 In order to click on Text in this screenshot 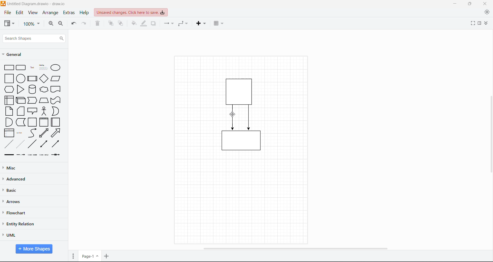, I will do `click(32, 67)`.